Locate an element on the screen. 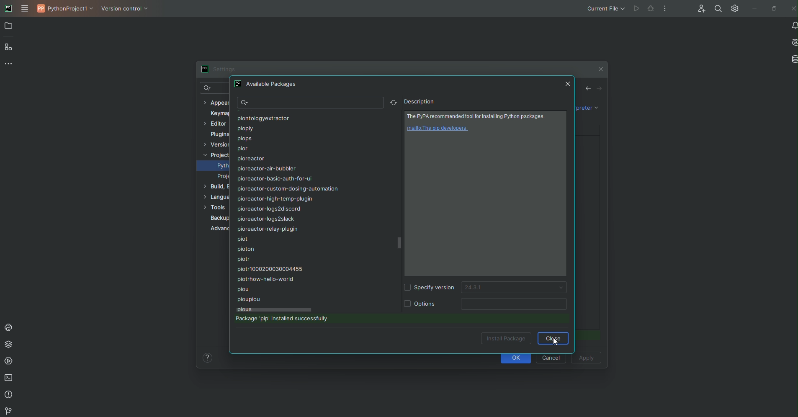 This screenshot has height=417, width=798. Advanced Settings is located at coordinates (219, 230).